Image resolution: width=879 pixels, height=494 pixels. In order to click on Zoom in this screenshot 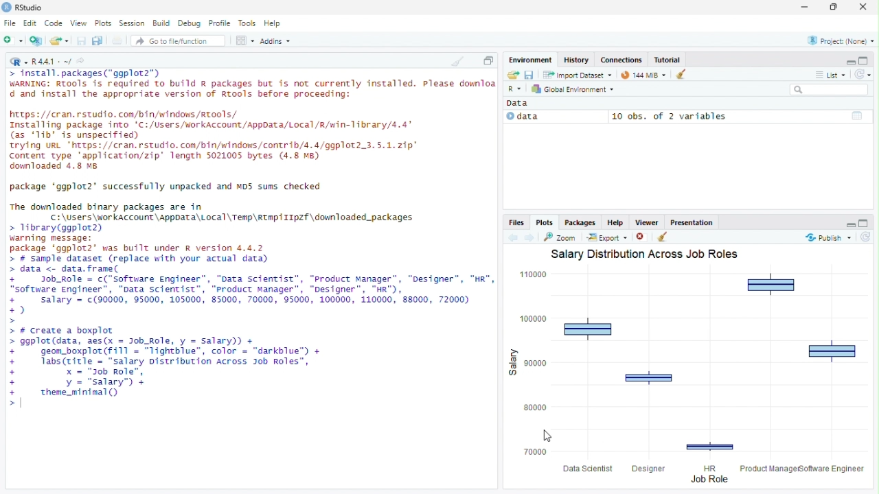, I will do `click(561, 237)`.